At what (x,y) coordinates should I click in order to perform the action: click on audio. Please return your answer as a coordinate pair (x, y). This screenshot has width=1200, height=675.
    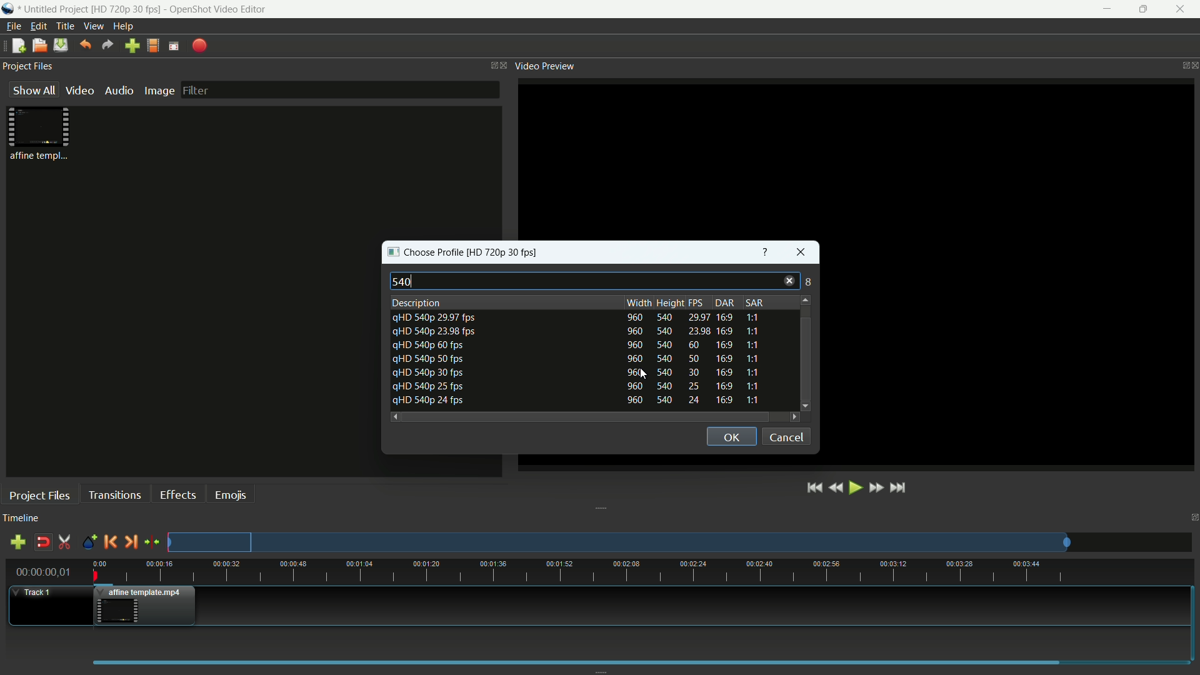
    Looking at the image, I should click on (119, 90).